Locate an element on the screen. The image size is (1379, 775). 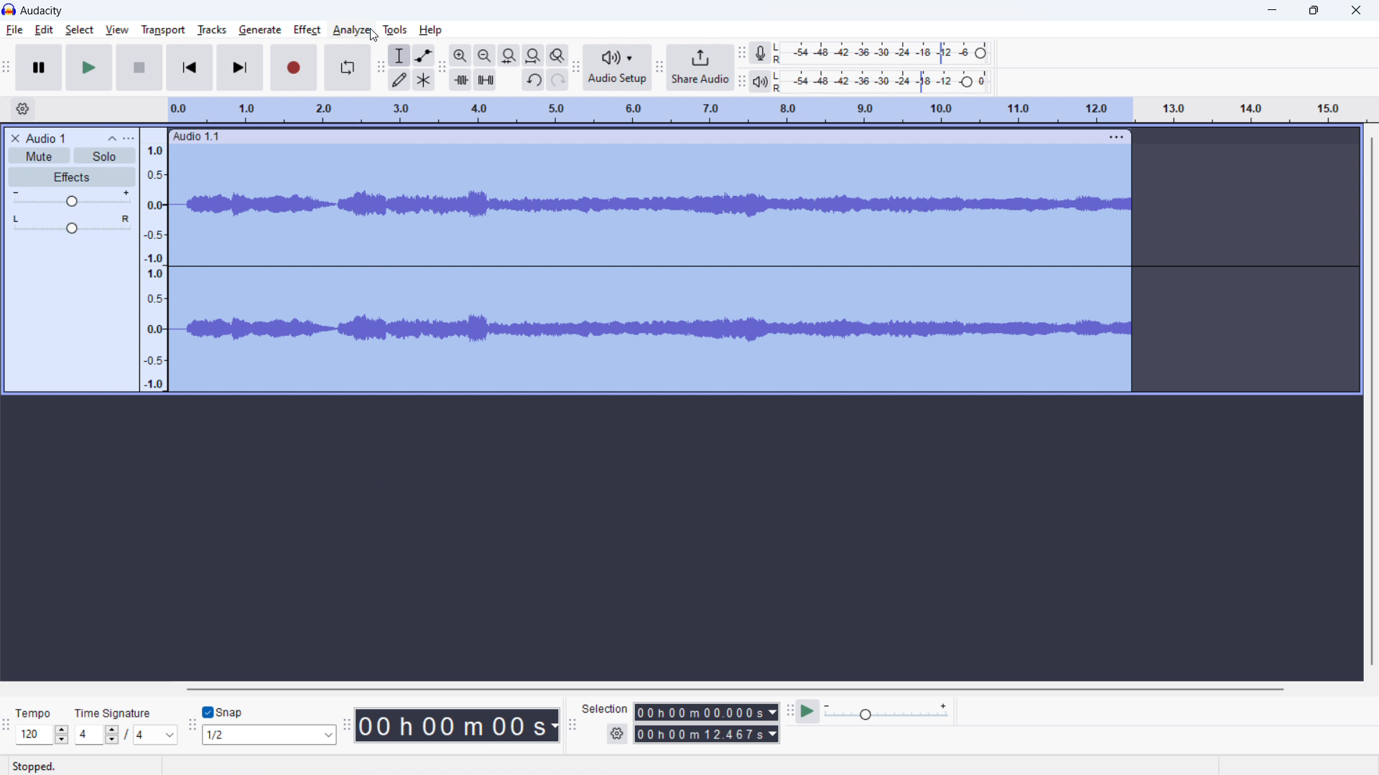
Time signature is located at coordinates (115, 714).